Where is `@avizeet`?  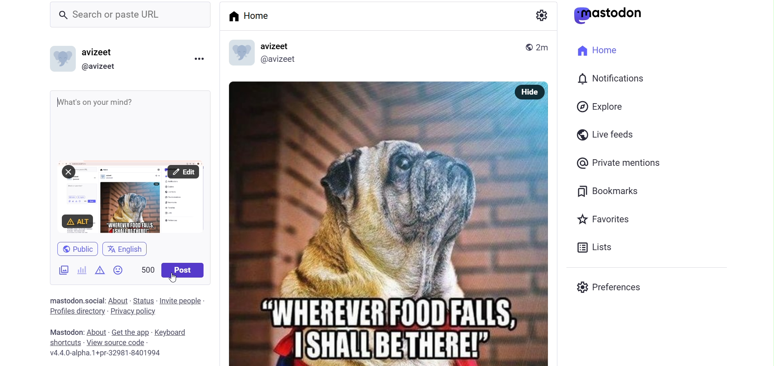 @avizeet is located at coordinates (102, 67).